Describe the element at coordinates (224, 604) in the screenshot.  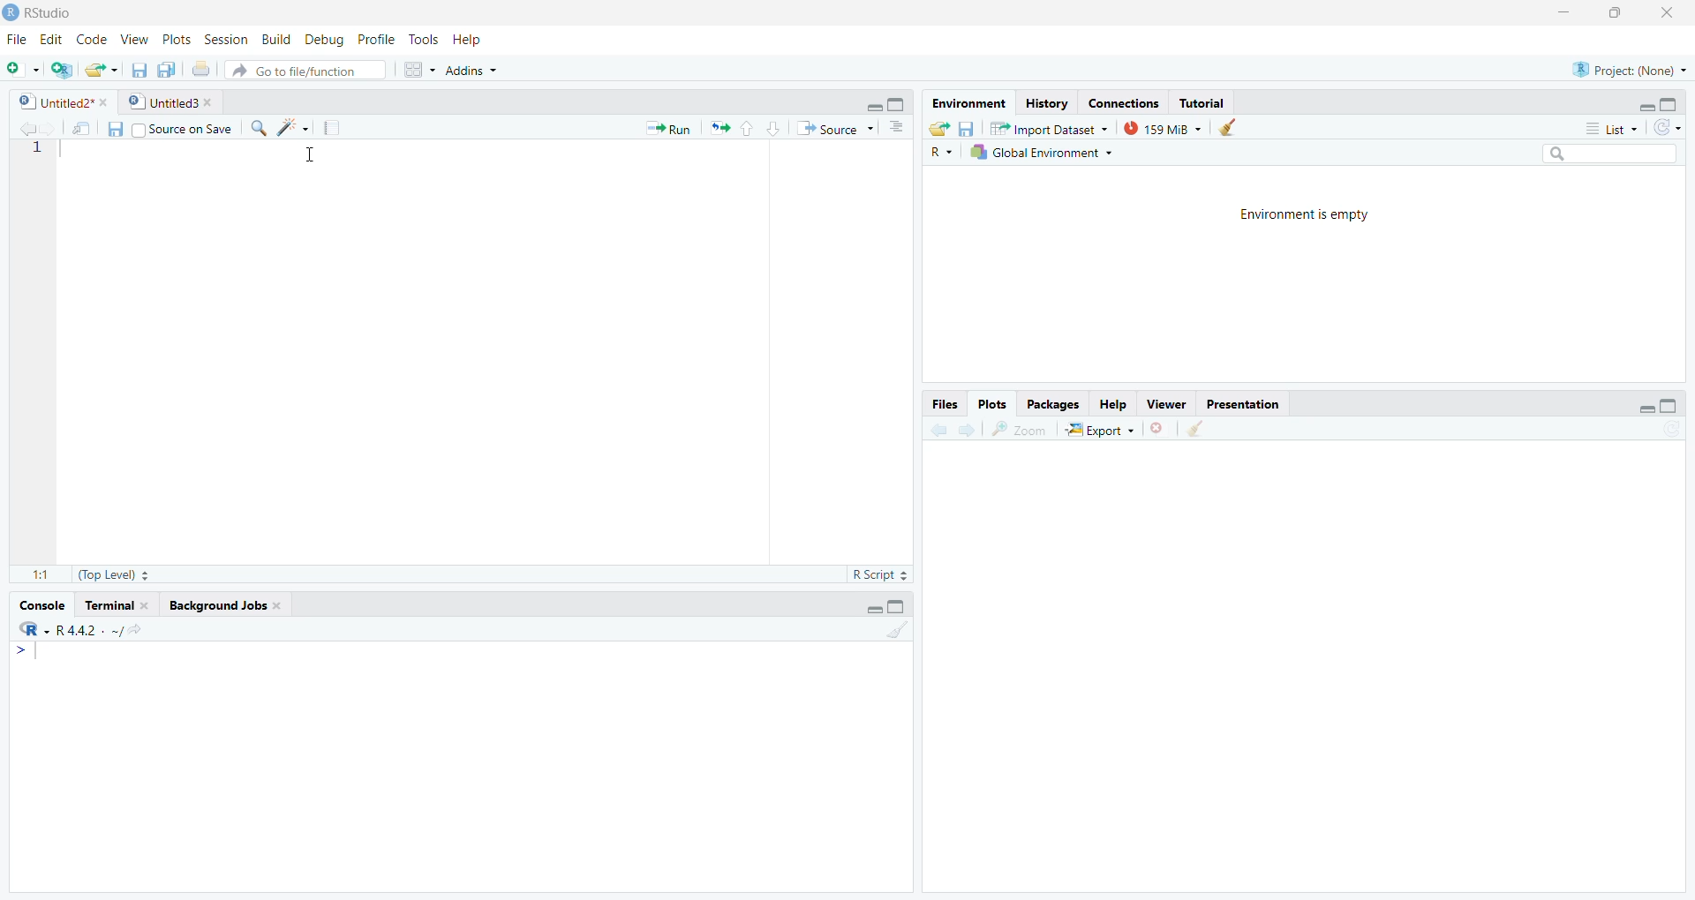
I see `Background Jobs` at that location.